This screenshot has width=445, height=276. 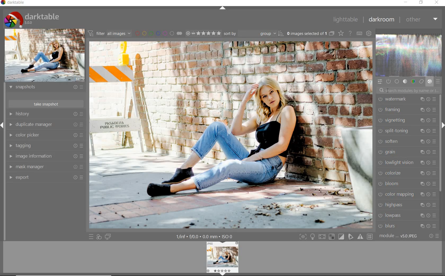 What do you see at coordinates (205, 236) in the screenshot?
I see `other display information` at bounding box center [205, 236].